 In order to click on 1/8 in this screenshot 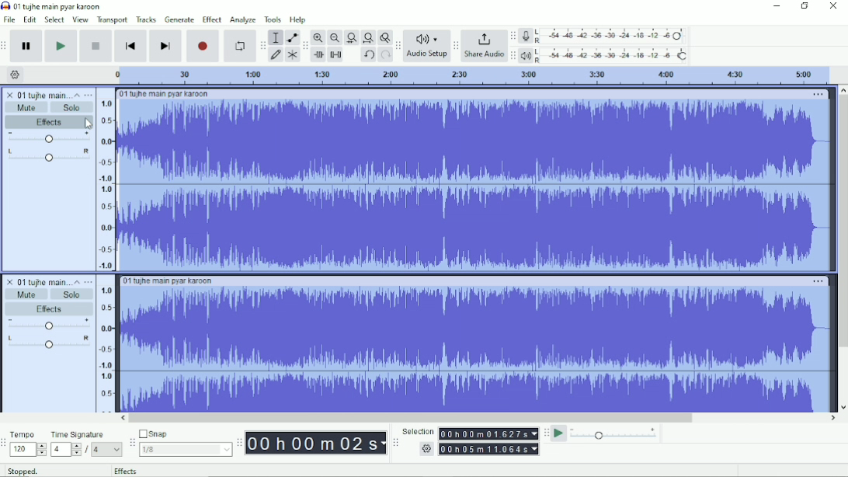, I will do `click(186, 449)`.